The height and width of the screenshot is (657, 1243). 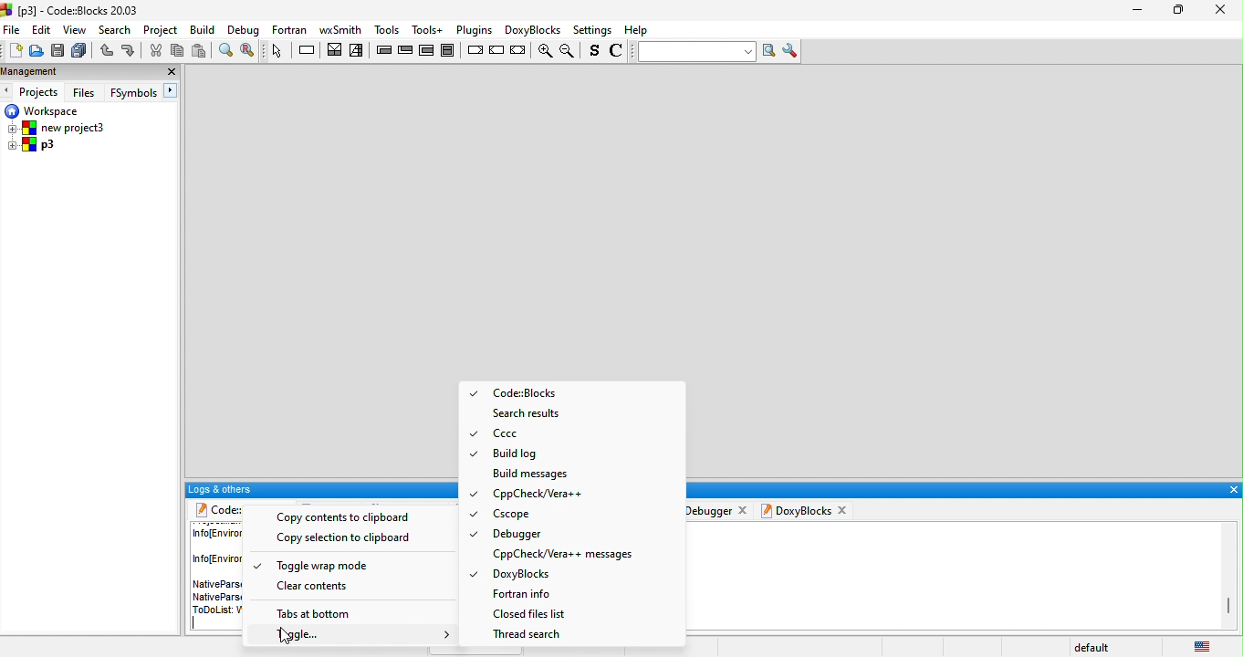 I want to click on replace, so click(x=249, y=51).